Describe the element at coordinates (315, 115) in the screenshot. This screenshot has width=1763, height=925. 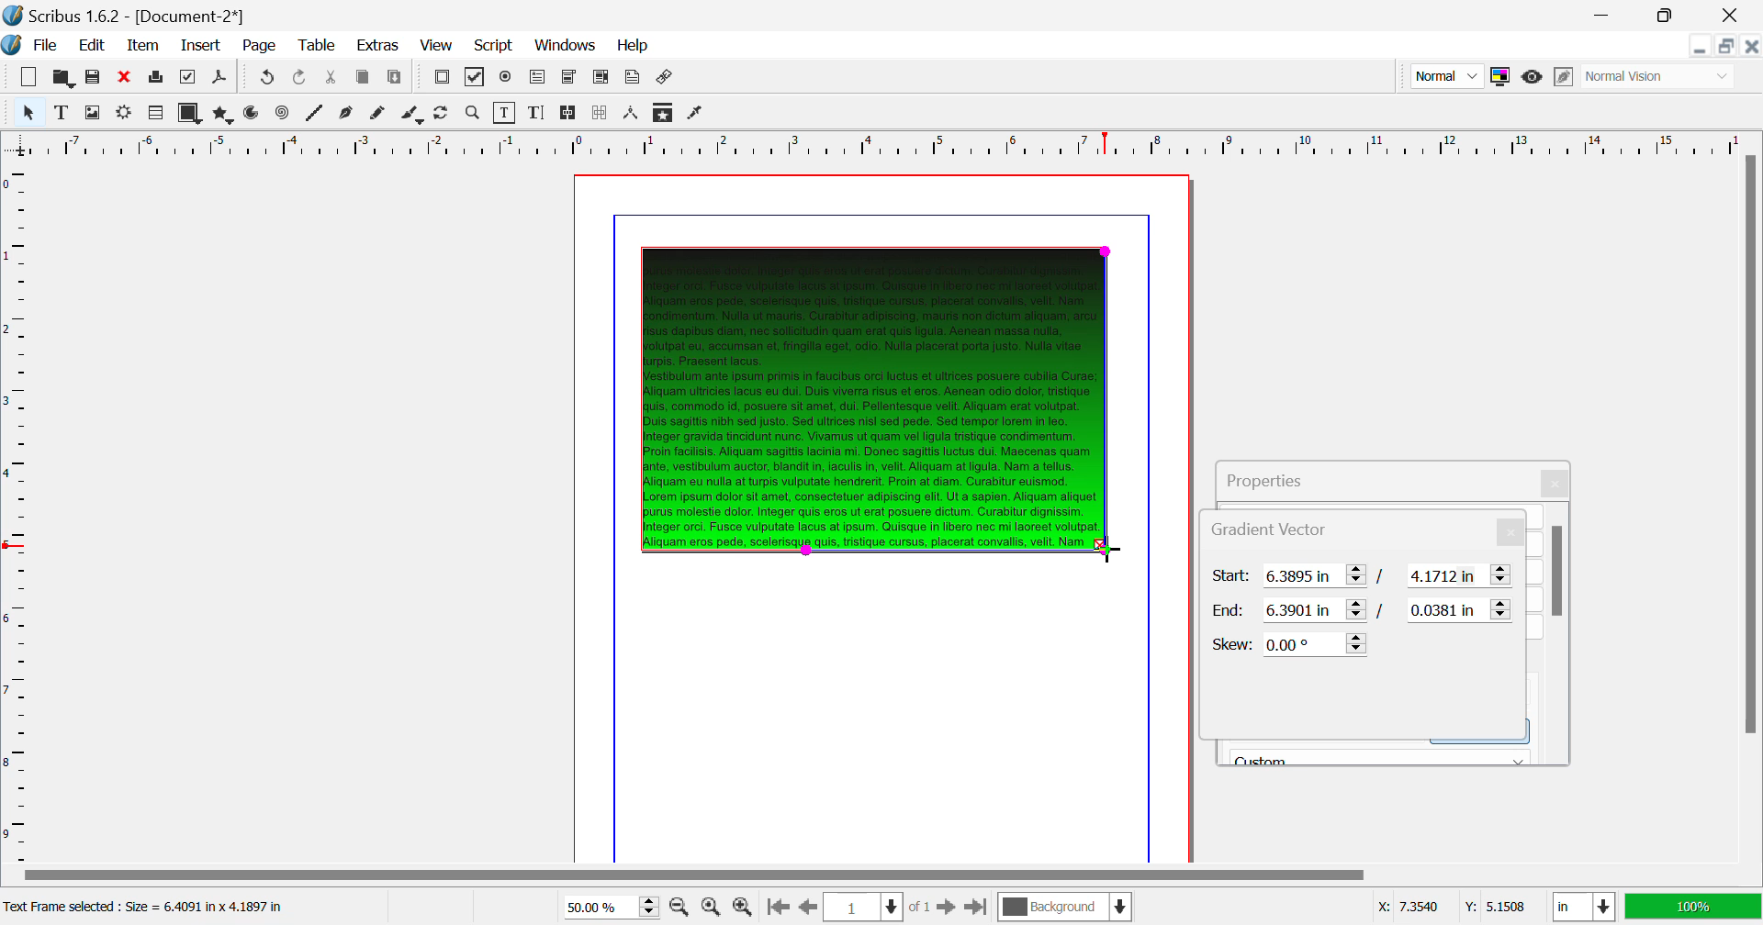
I see `Line` at that location.